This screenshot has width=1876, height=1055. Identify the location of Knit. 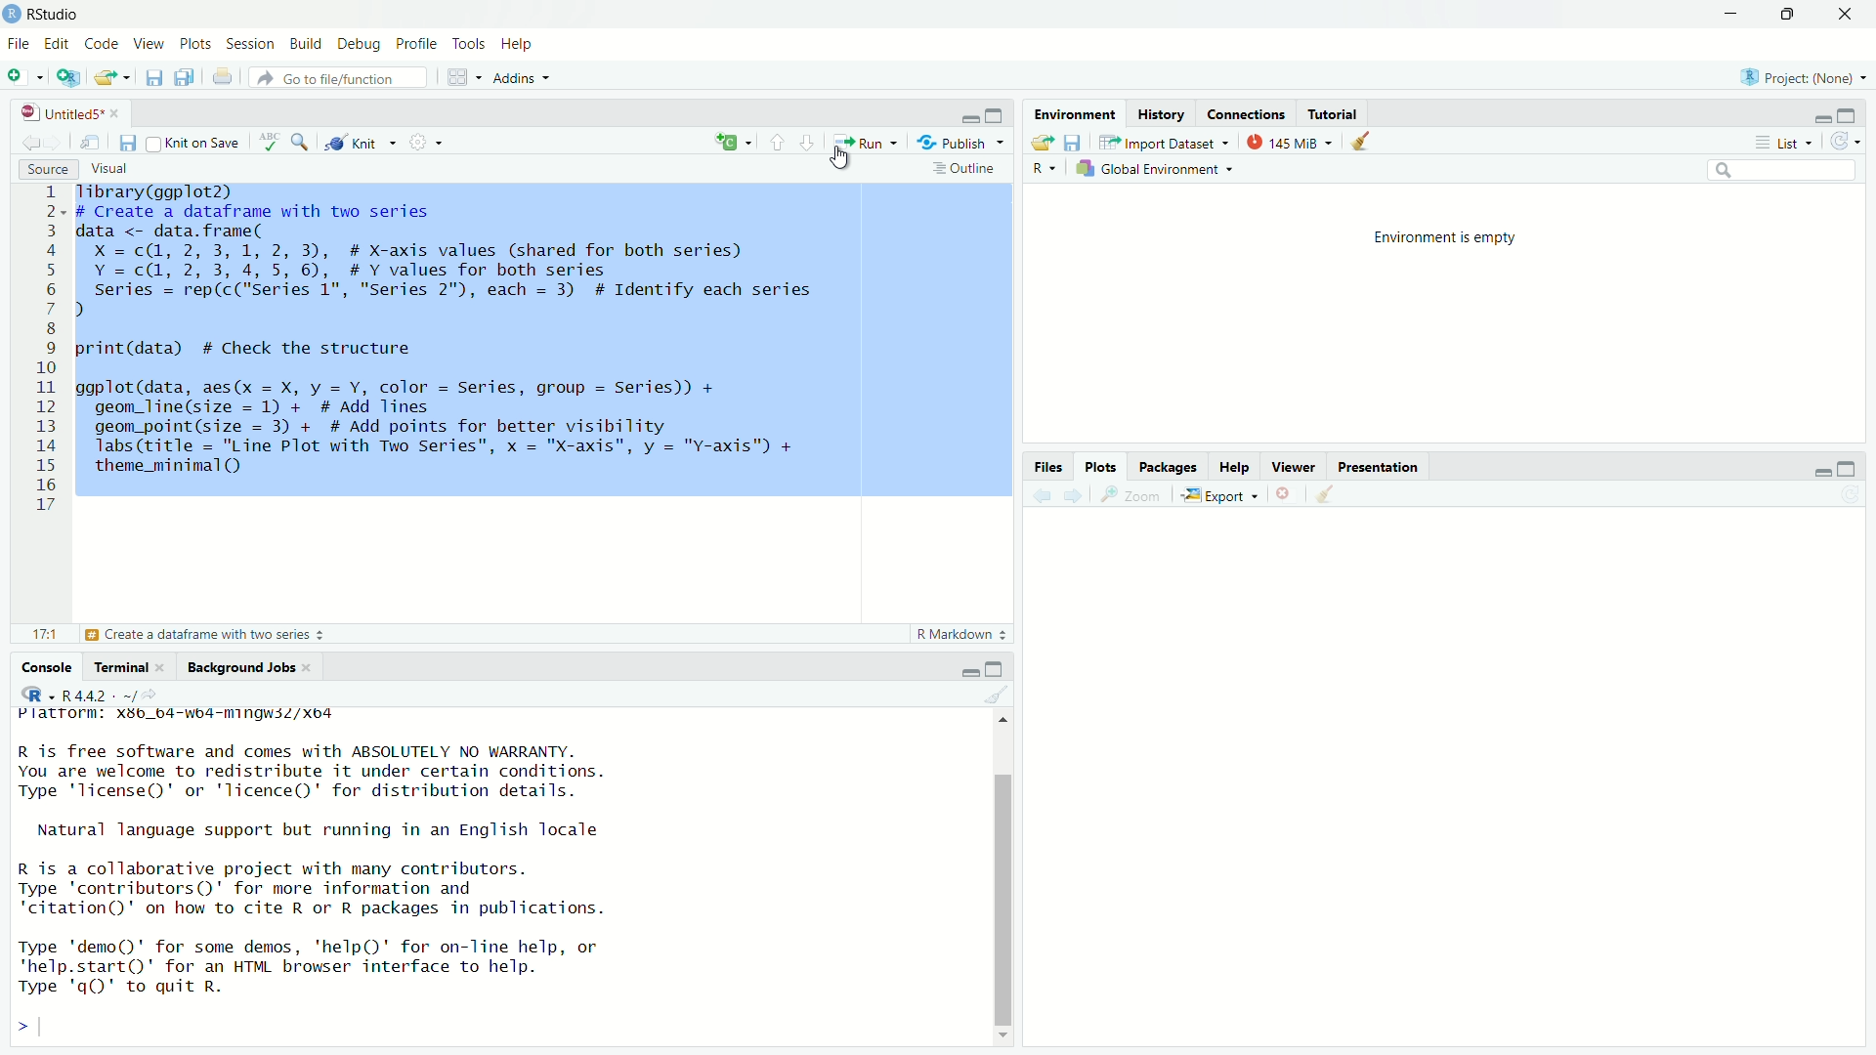
(362, 144).